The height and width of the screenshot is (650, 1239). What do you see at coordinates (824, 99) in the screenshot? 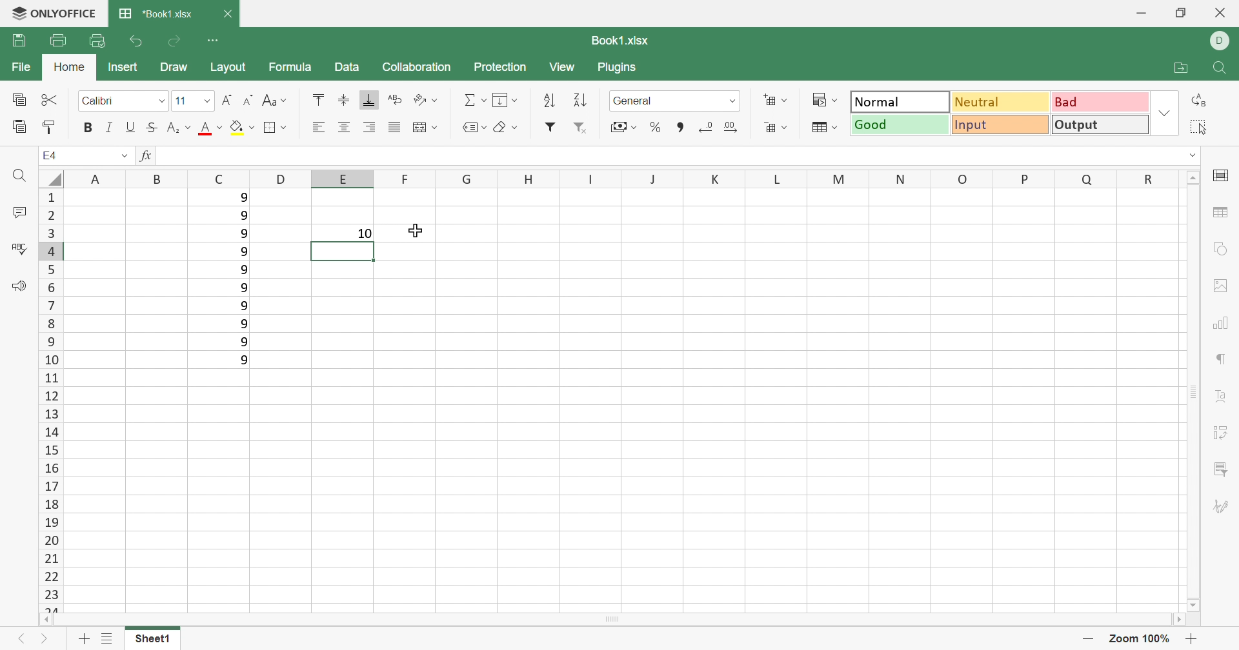
I see `Conditional formatting` at bounding box center [824, 99].